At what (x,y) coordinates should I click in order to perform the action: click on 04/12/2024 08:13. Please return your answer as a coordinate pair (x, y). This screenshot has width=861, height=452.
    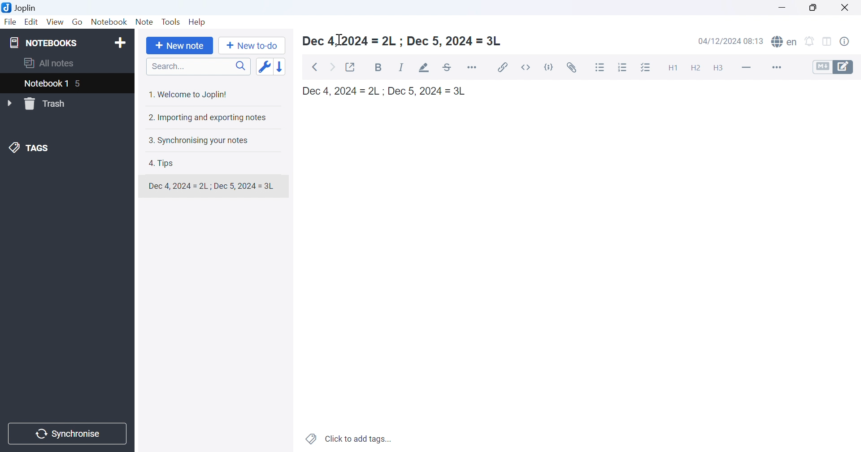
    Looking at the image, I should click on (731, 41).